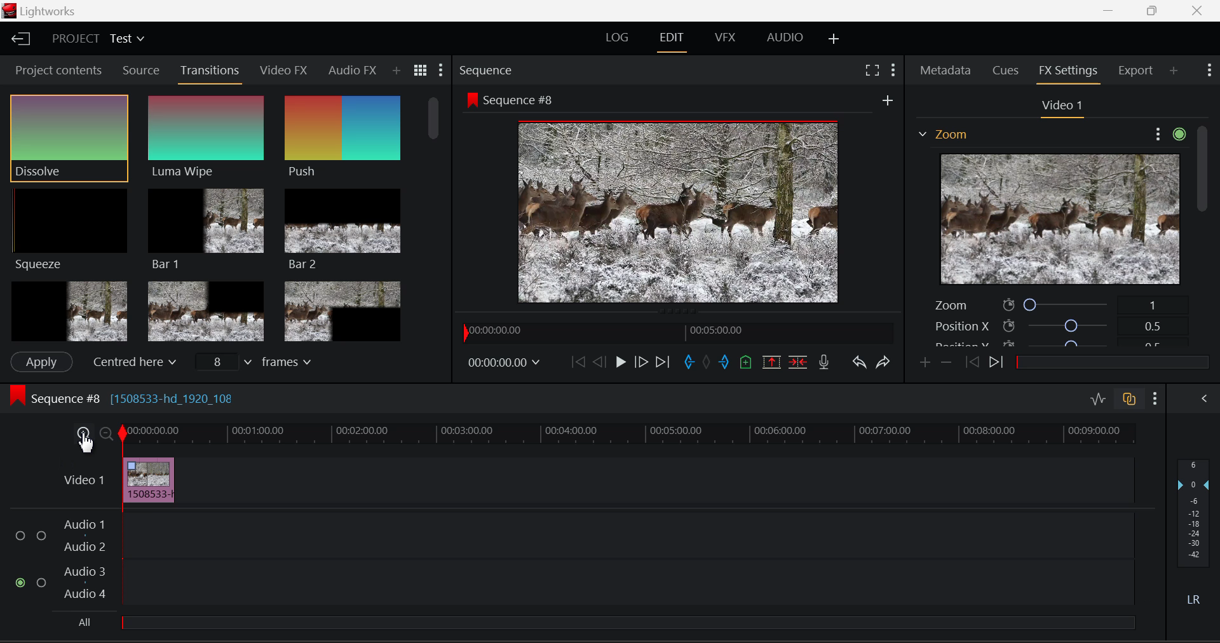 The width and height of the screenshot is (1220, 643). What do you see at coordinates (20, 582) in the screenshot?
I see `Audio Input Checkbox` at bounding box center [20, 582].